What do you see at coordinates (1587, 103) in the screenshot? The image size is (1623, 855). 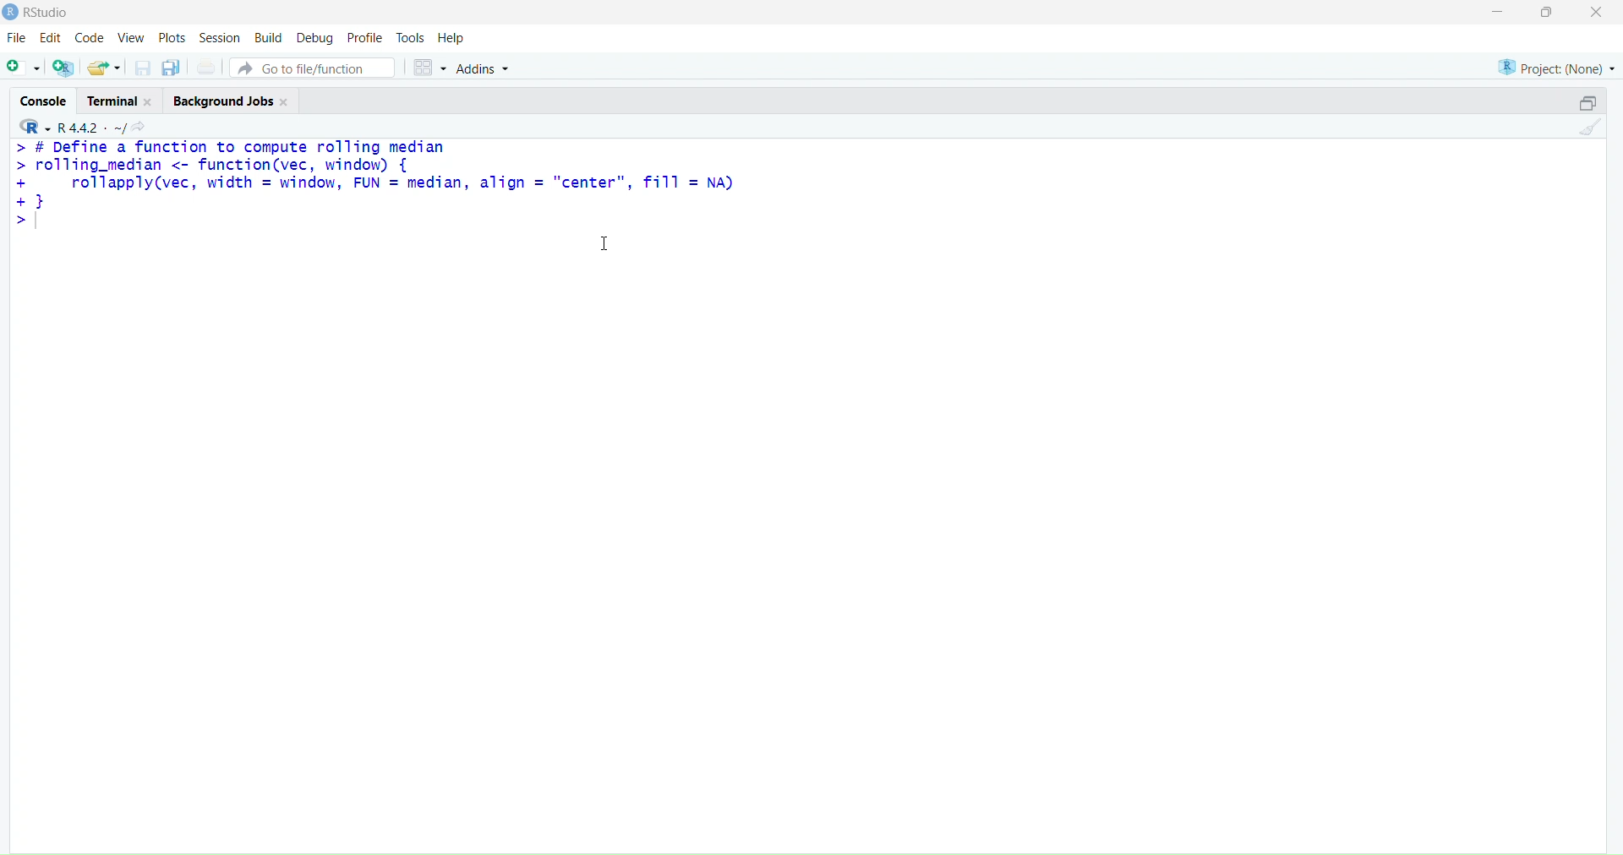 I see `open in separate window` at bounding box center [1587, 103].